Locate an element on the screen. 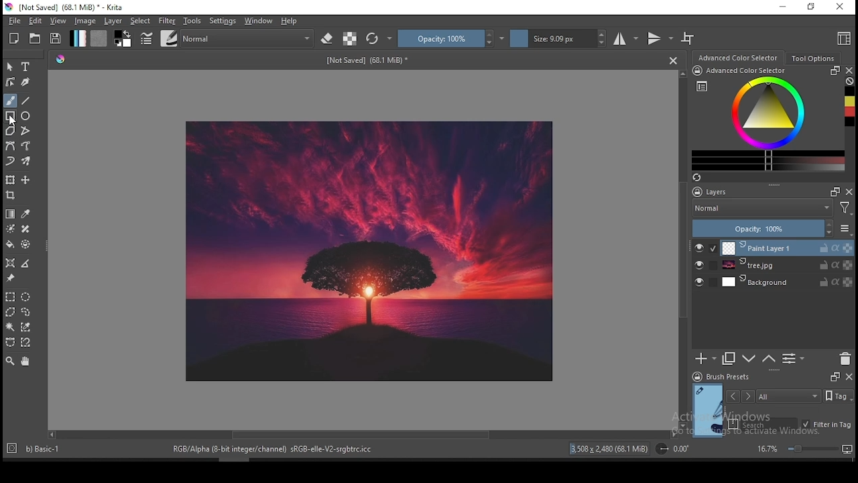 The height and width of the screenshot is (483, 858). delete layer is located at coordinates (846, 359).